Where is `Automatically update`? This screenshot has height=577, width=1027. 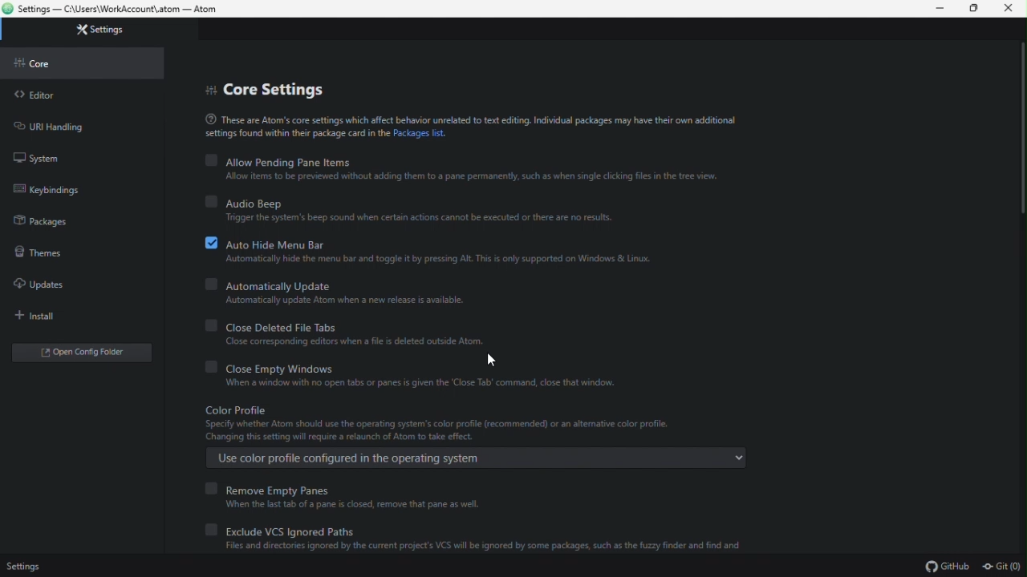 Automatically update is located at coordinates (452, 283).